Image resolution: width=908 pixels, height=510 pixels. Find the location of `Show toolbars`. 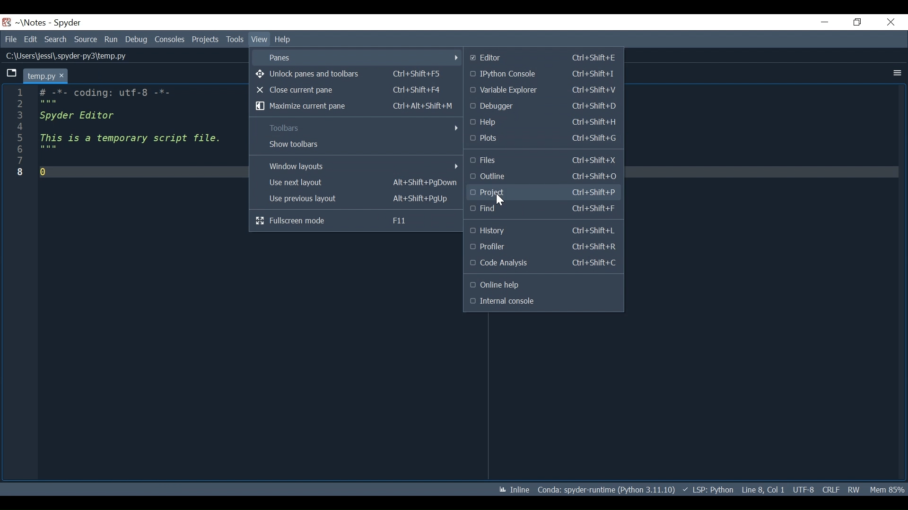

Show toolbars is located at coordinates (356, 144).